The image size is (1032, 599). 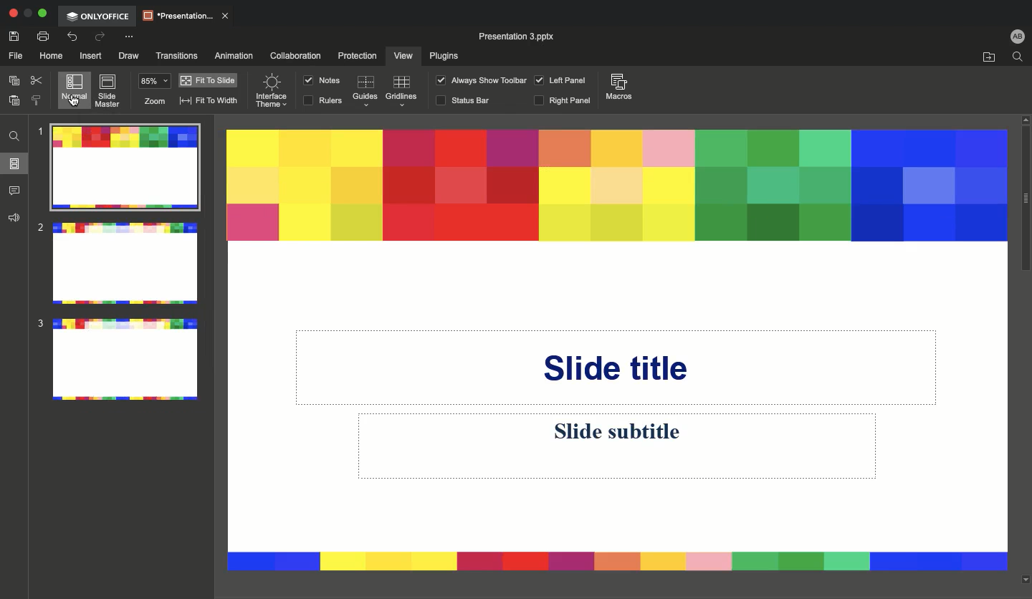 I want to click on RULERS, so click(x=322, y=102).